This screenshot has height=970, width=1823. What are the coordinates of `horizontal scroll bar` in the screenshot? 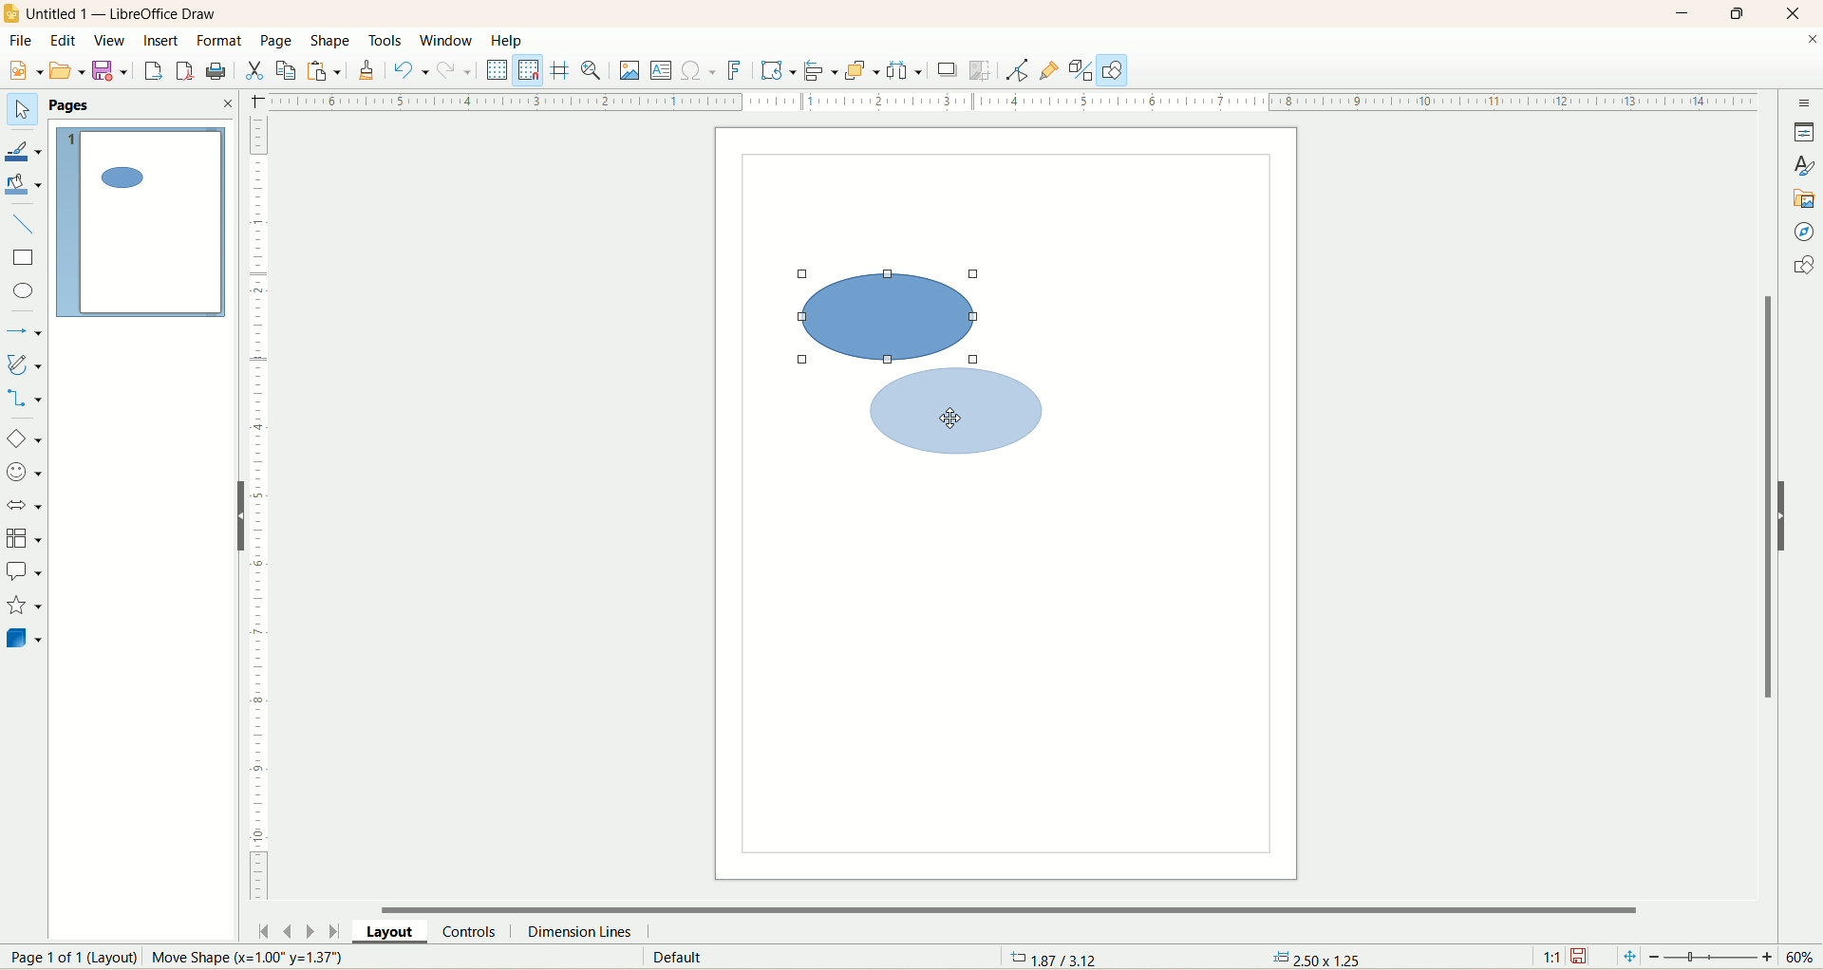 It's located at (1017, 905).